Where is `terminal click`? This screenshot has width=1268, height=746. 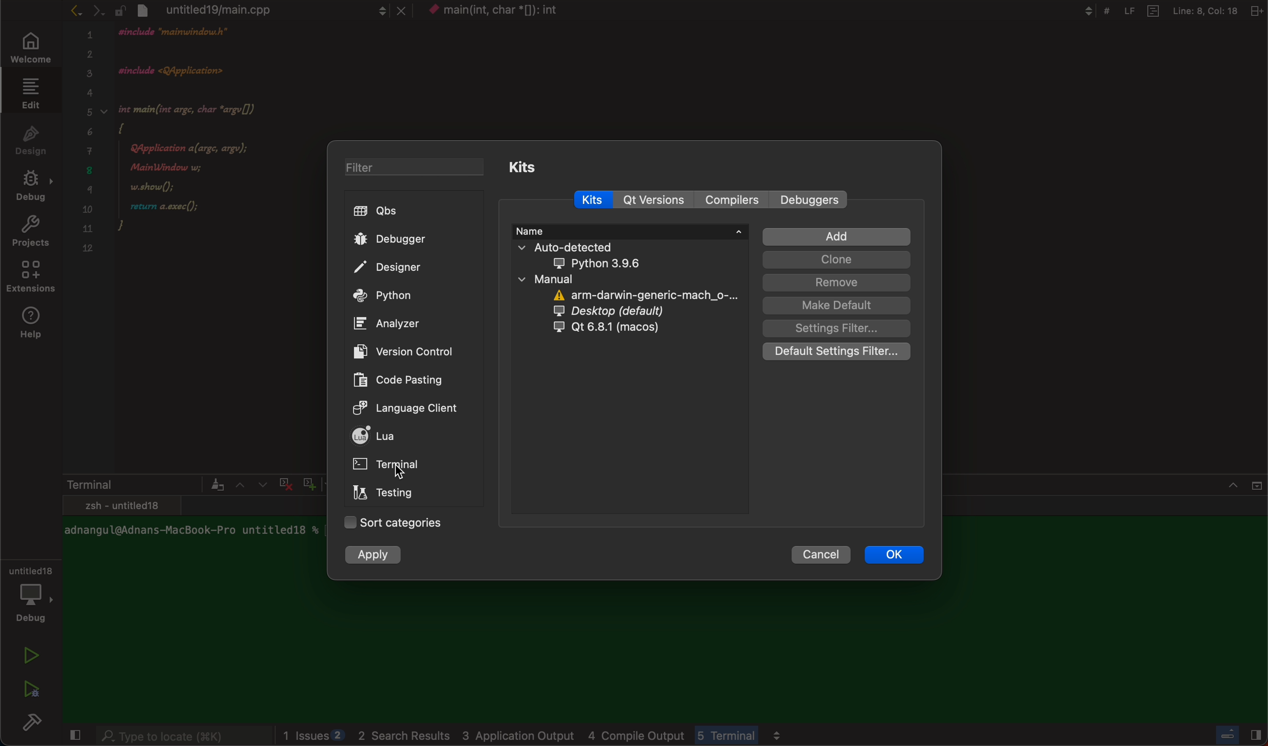 terminal click is located at coordinates (405, 465).